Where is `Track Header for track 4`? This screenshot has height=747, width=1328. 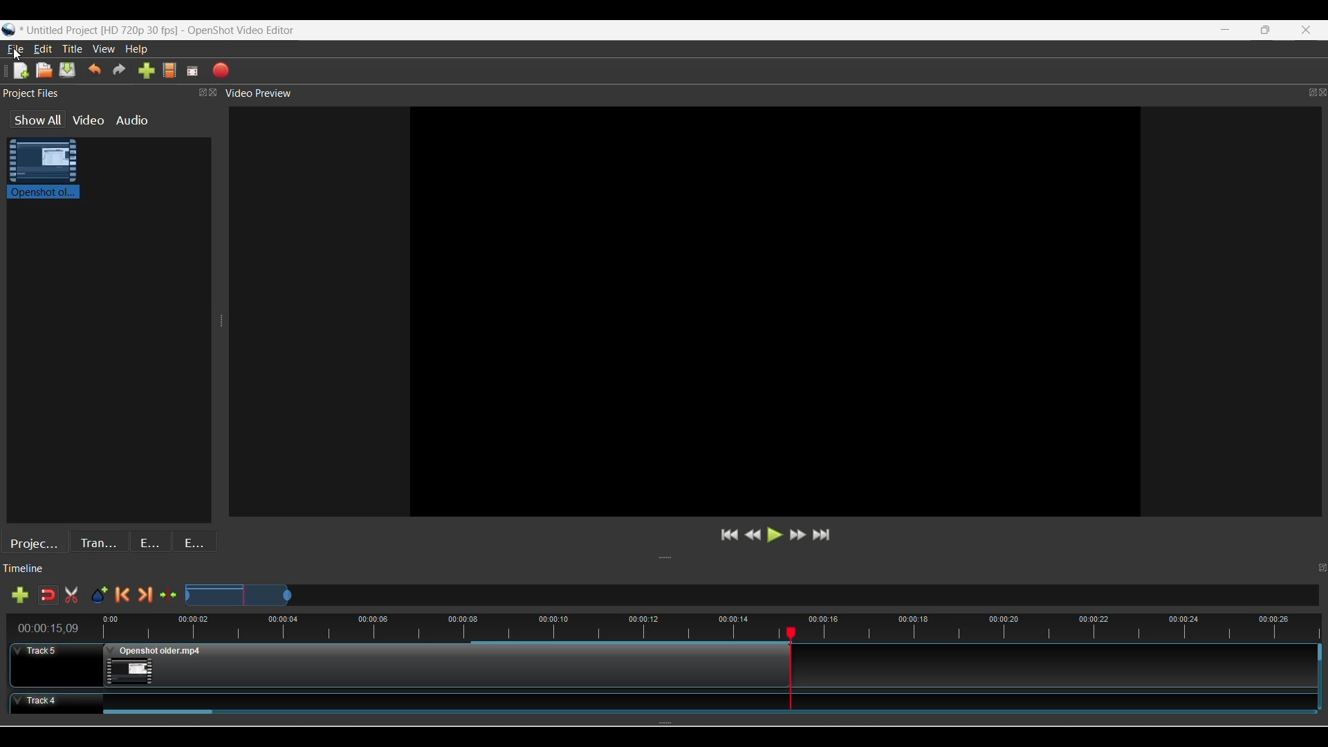
Track Header for track 4 is located at coordinates (50, 703).